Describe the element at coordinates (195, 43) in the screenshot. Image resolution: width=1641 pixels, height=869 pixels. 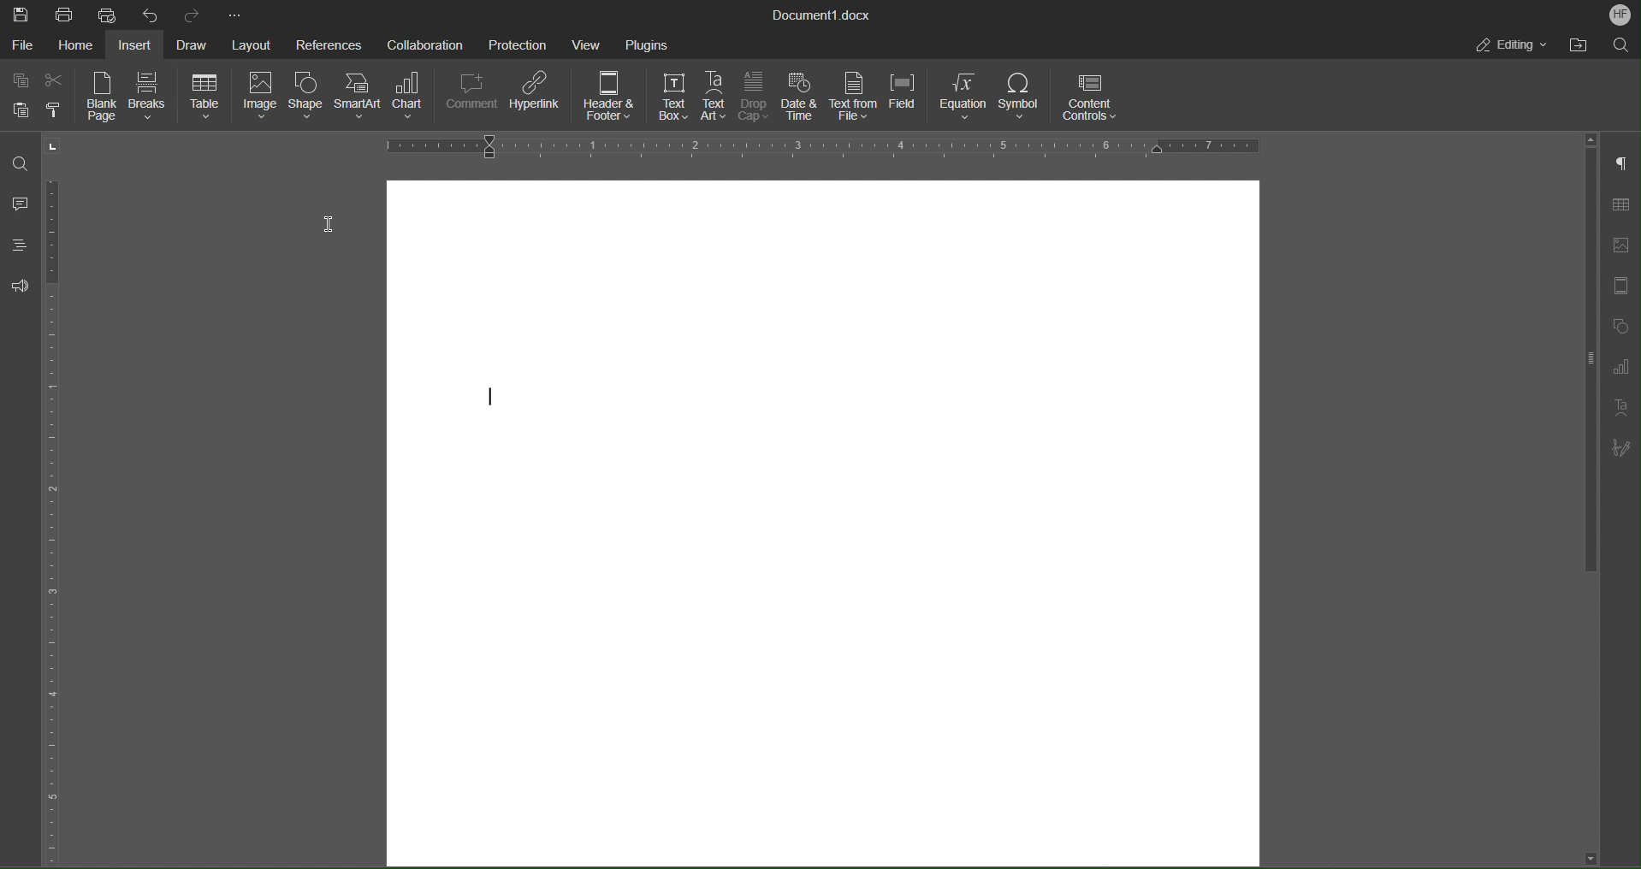
I see `Draw` at that location.